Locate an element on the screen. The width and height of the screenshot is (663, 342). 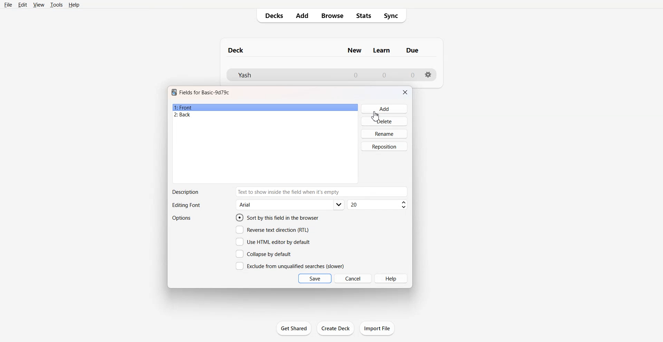
Number of due cards is located at coordinates (413, 75).